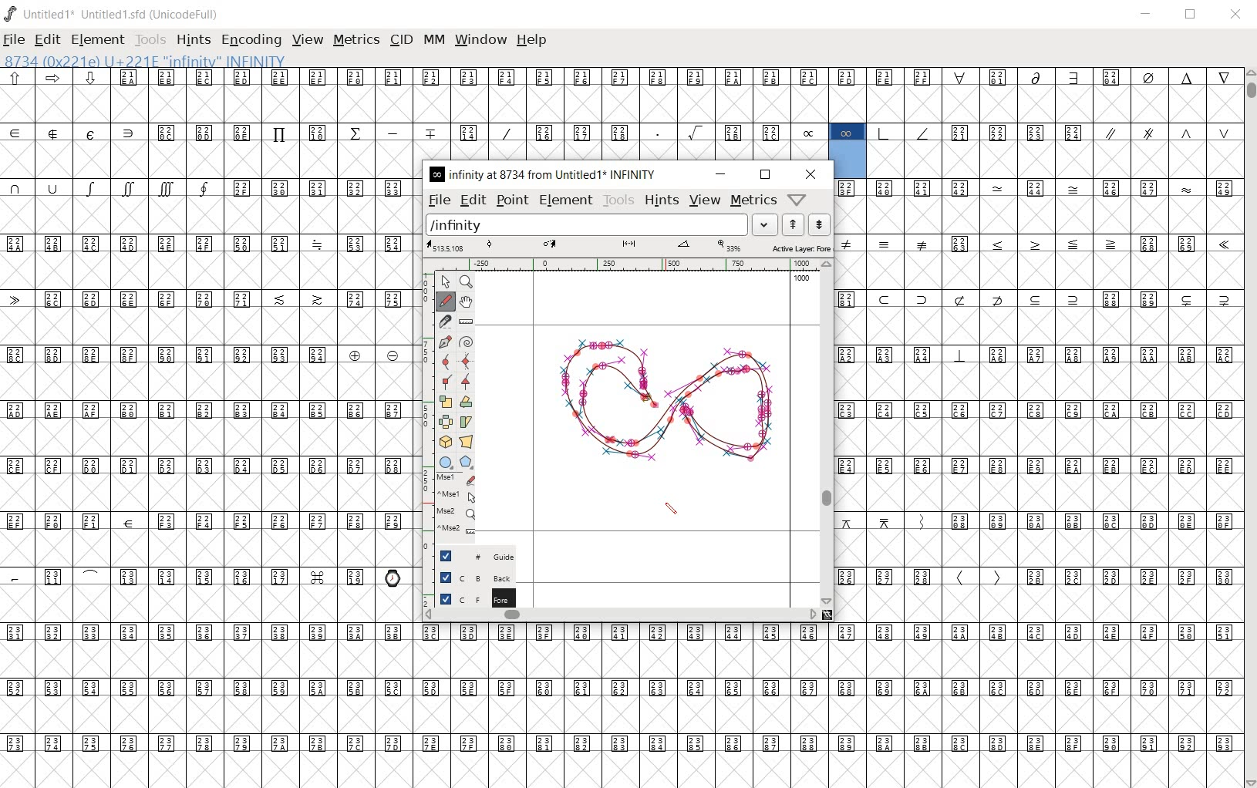 The height and width of the screenshot is (788, 1257). I want to click on tools, so click(618, 200).